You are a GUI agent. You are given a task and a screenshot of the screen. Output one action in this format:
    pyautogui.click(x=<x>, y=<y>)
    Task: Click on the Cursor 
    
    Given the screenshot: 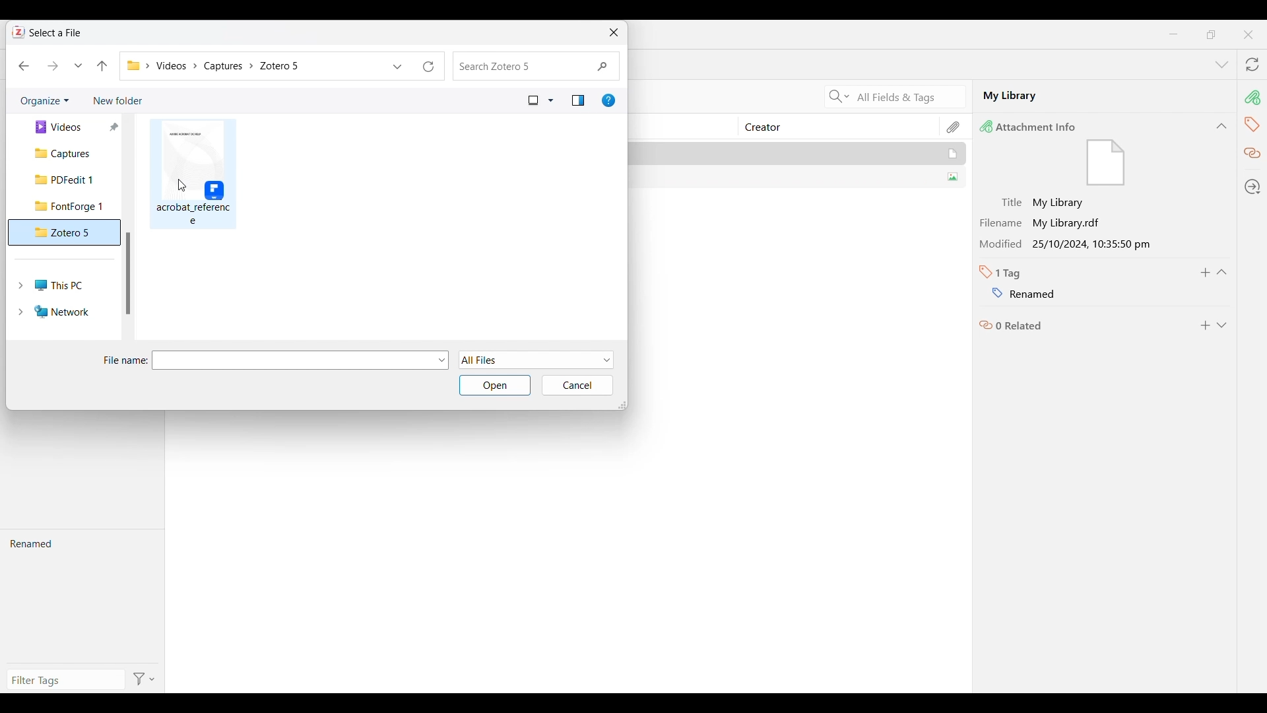 What is the action you would take?
    pyautogui.click(x=181, y=185)
    